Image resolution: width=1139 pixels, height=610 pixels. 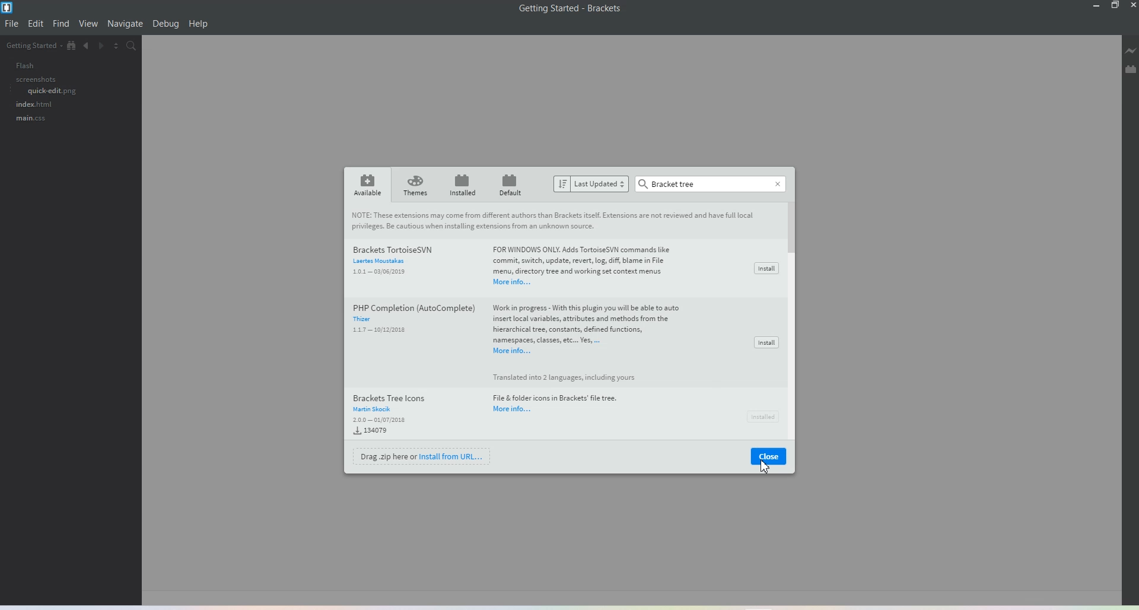 What do you see at coordinates (31, 106) in the screenshot?
I see `index.html` at bounding box center [31, 106].